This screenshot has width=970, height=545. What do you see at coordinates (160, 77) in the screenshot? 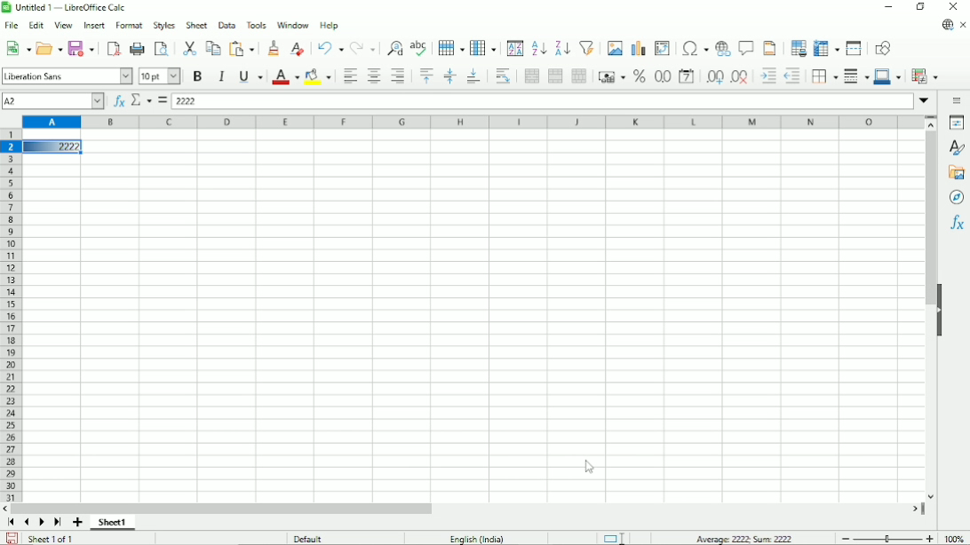
I see `Font size` at bounding box center [160, 77].